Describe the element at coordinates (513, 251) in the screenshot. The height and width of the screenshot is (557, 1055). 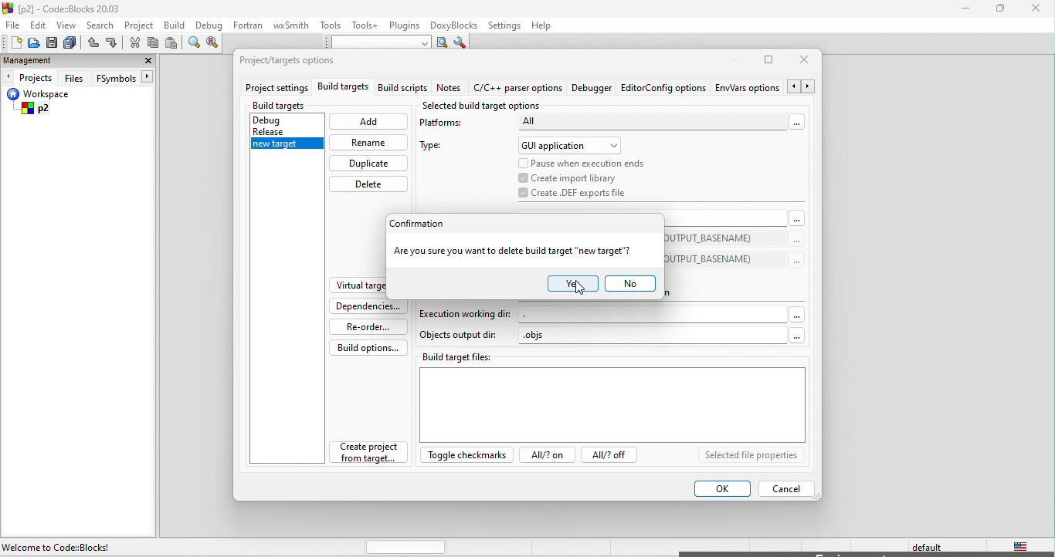
I see `are you sure you want to delete build target new target?` at that location.